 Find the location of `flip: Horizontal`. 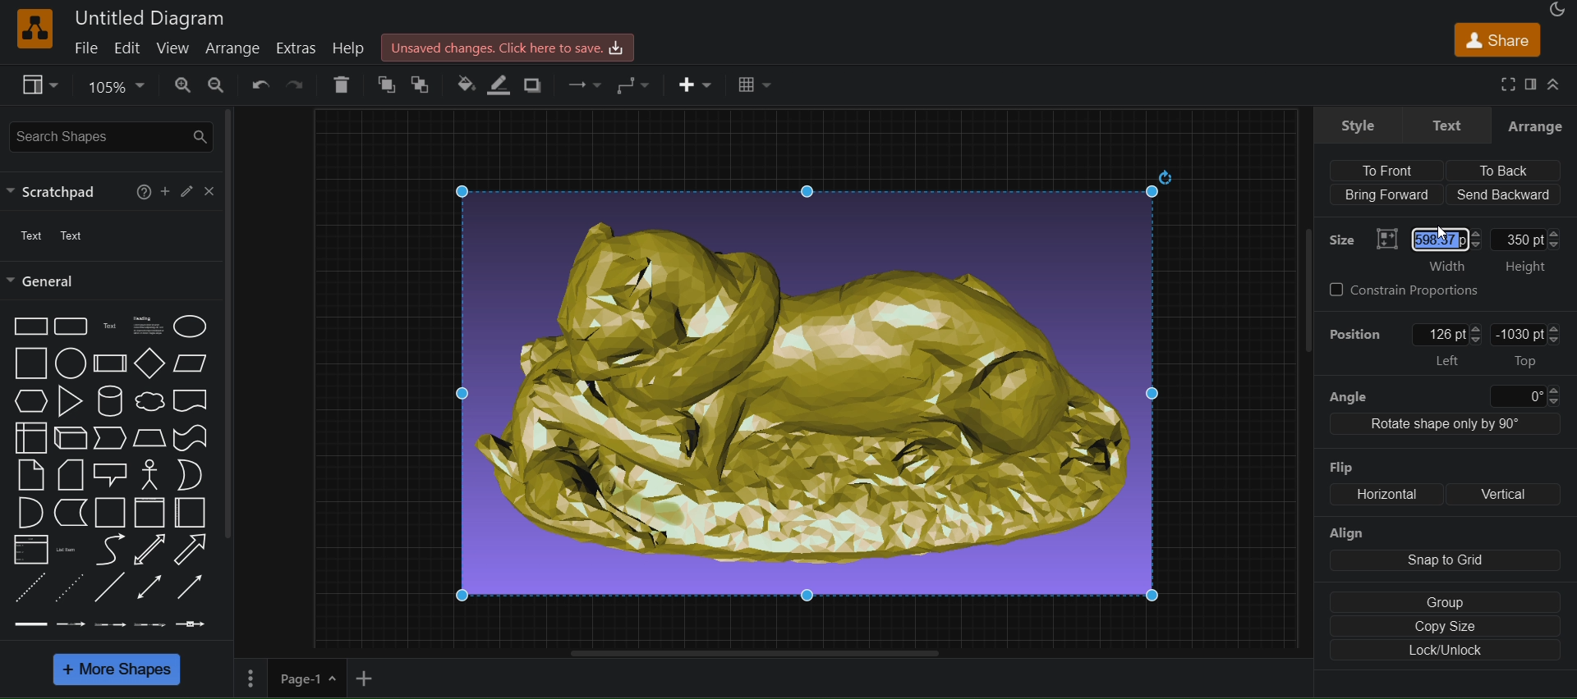

flip: Horizontal is located at coordinates (1371, 497).